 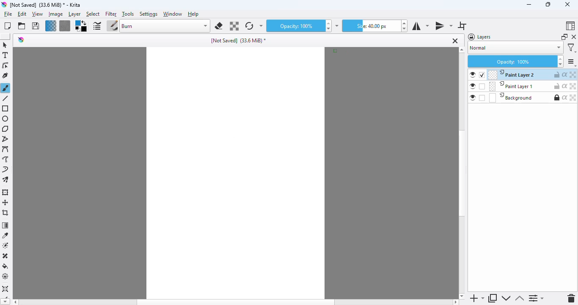 What do you see at coordinates (6, 75) in the screenshot?
I see `calligraphy` at bounding box center [6, 75].